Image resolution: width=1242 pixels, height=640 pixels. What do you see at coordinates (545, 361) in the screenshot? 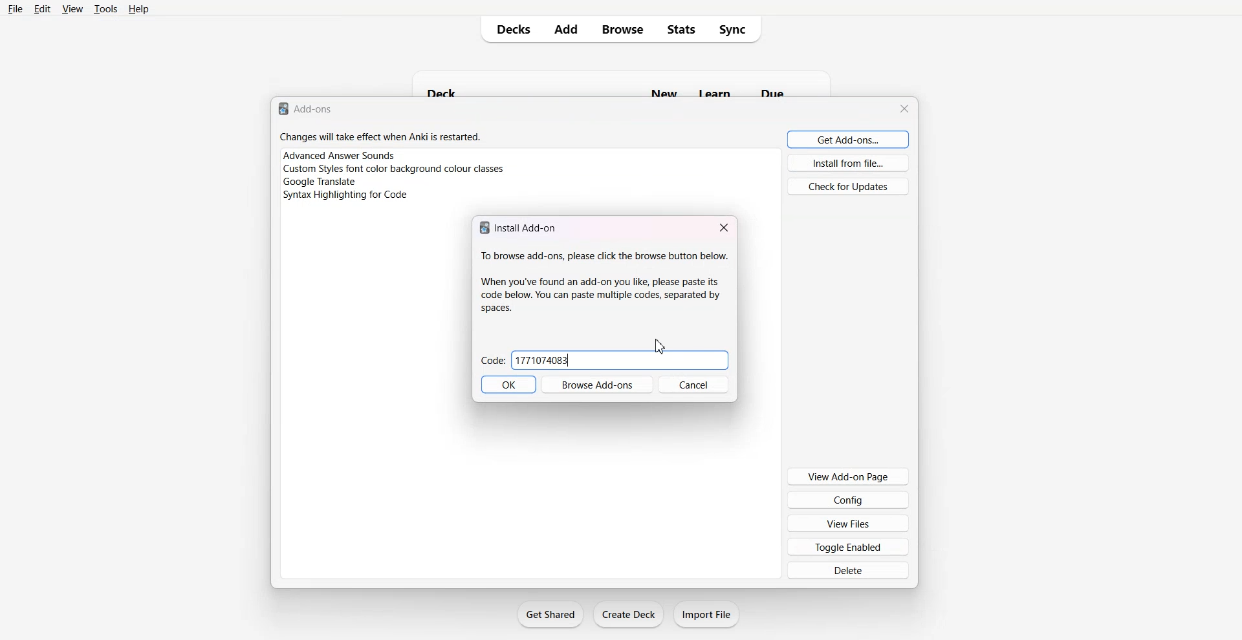
I see `code` at bounding box center [545, 361].